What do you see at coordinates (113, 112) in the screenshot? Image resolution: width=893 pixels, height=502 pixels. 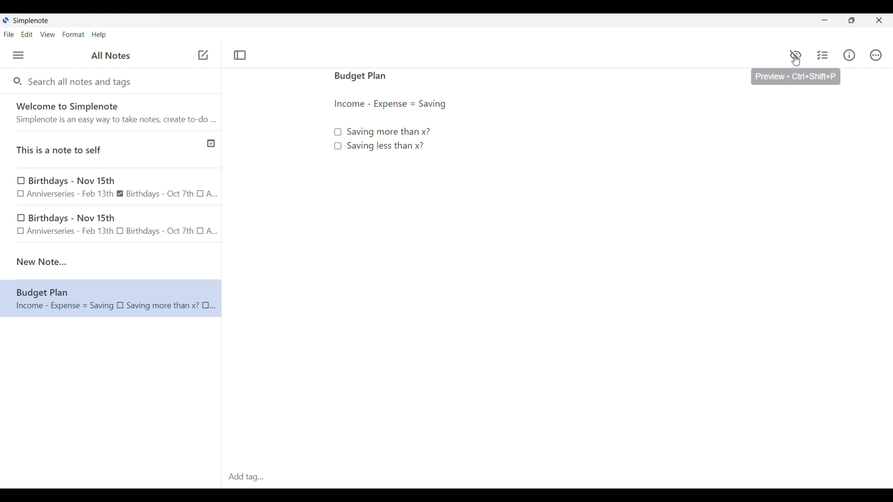 I see `Software welcome note` at bounding box center [113, 112].